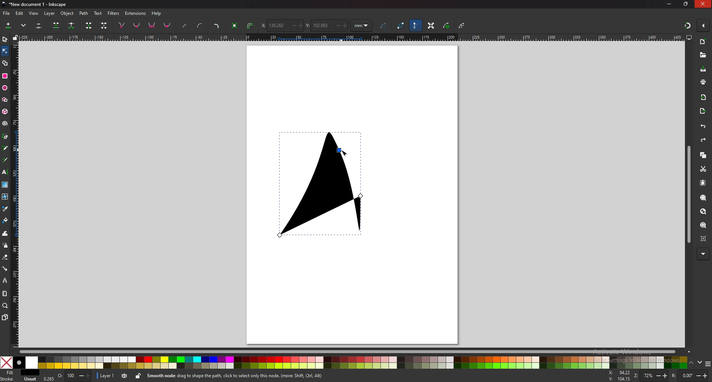 The image size is (712, 382). I want to click on add curve handles, so click(200, 26).